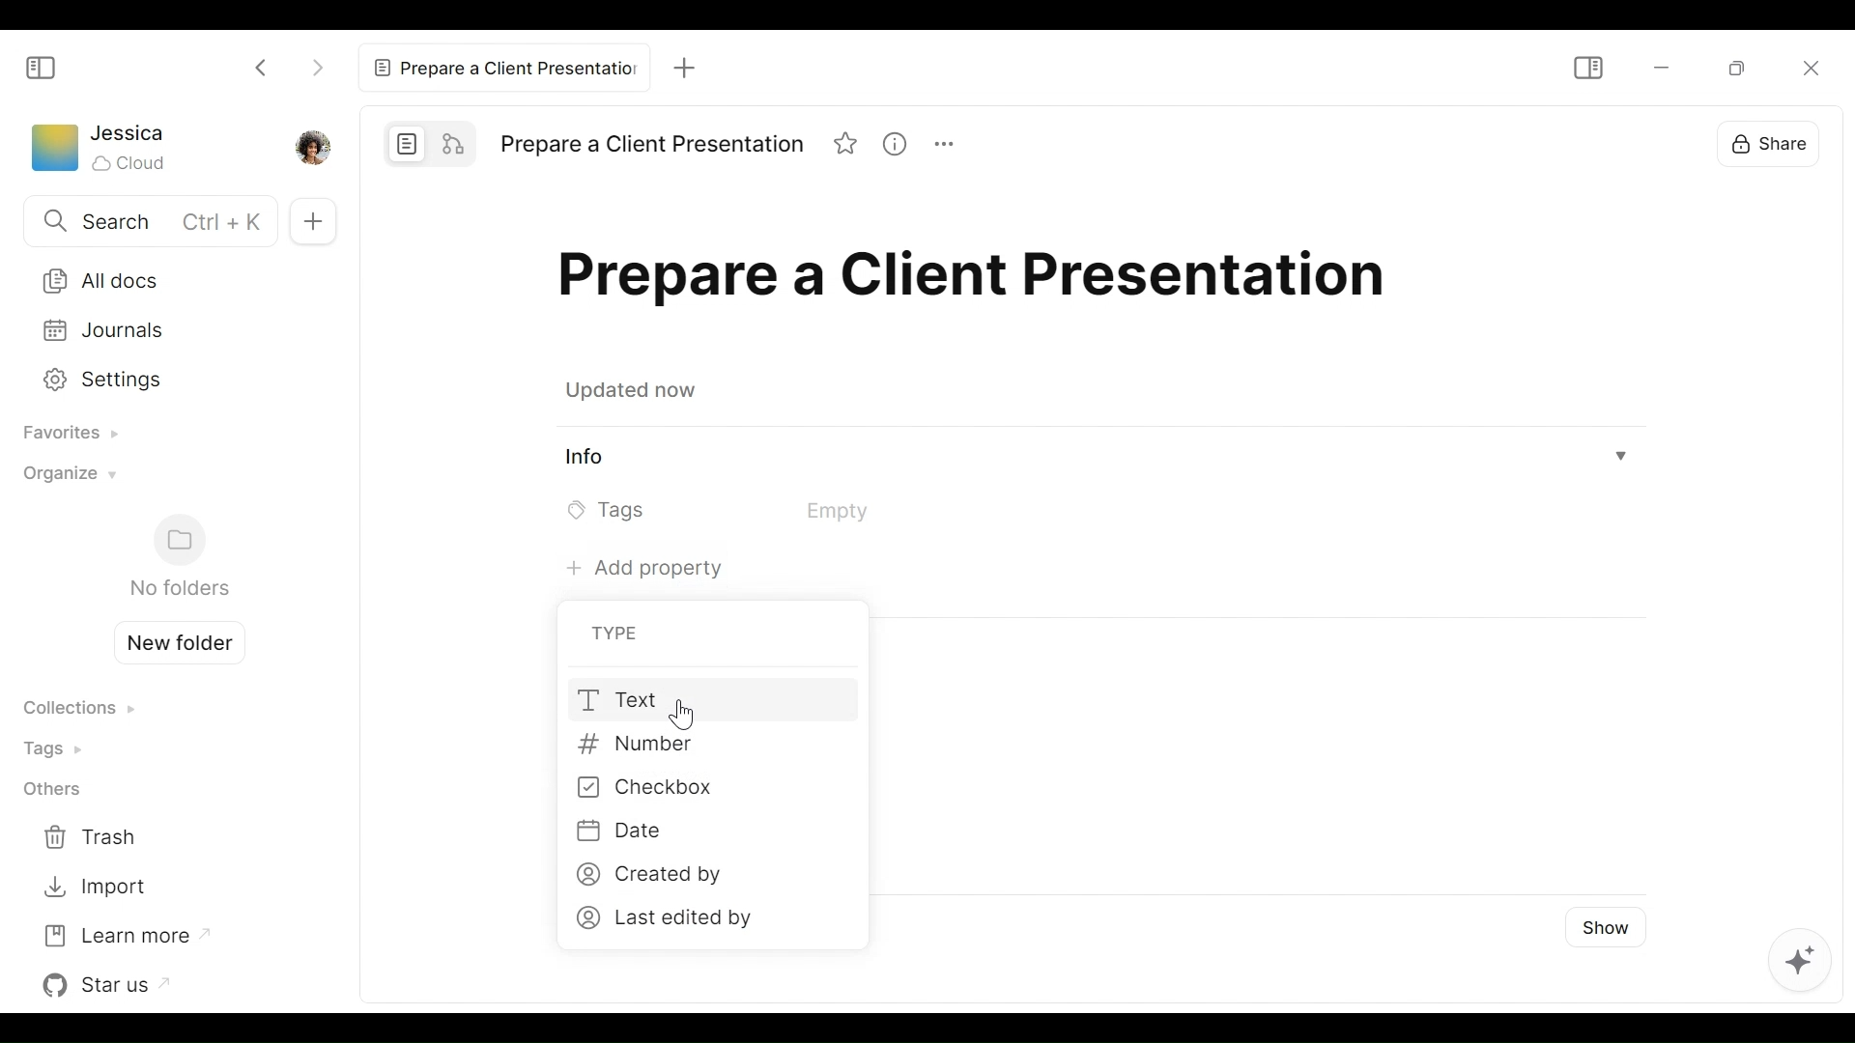  What do you see at coordinates (1609, 922) in the screenshot?
I see `Show` at bounding box center [1609, 922].